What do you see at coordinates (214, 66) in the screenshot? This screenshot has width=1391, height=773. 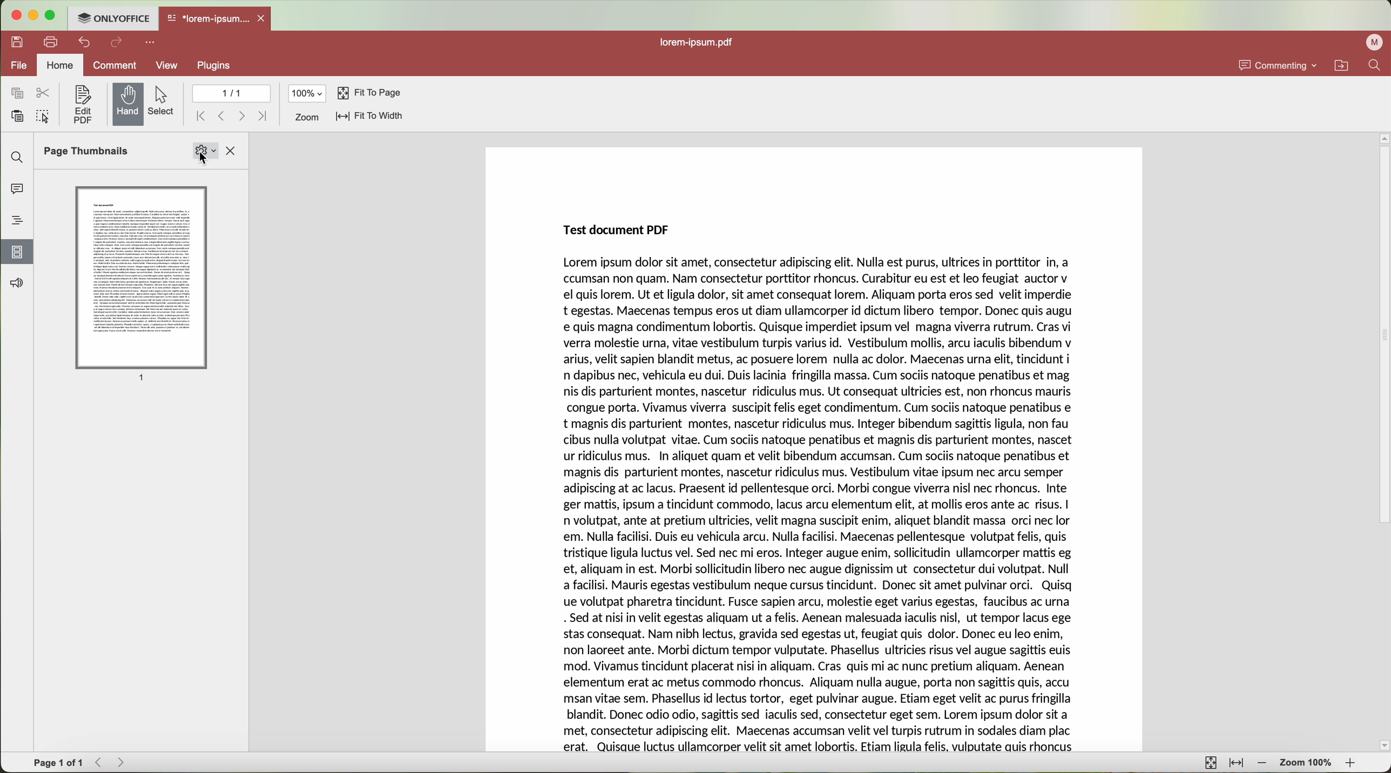 I see `plugins` at bounding box center [214, 66].